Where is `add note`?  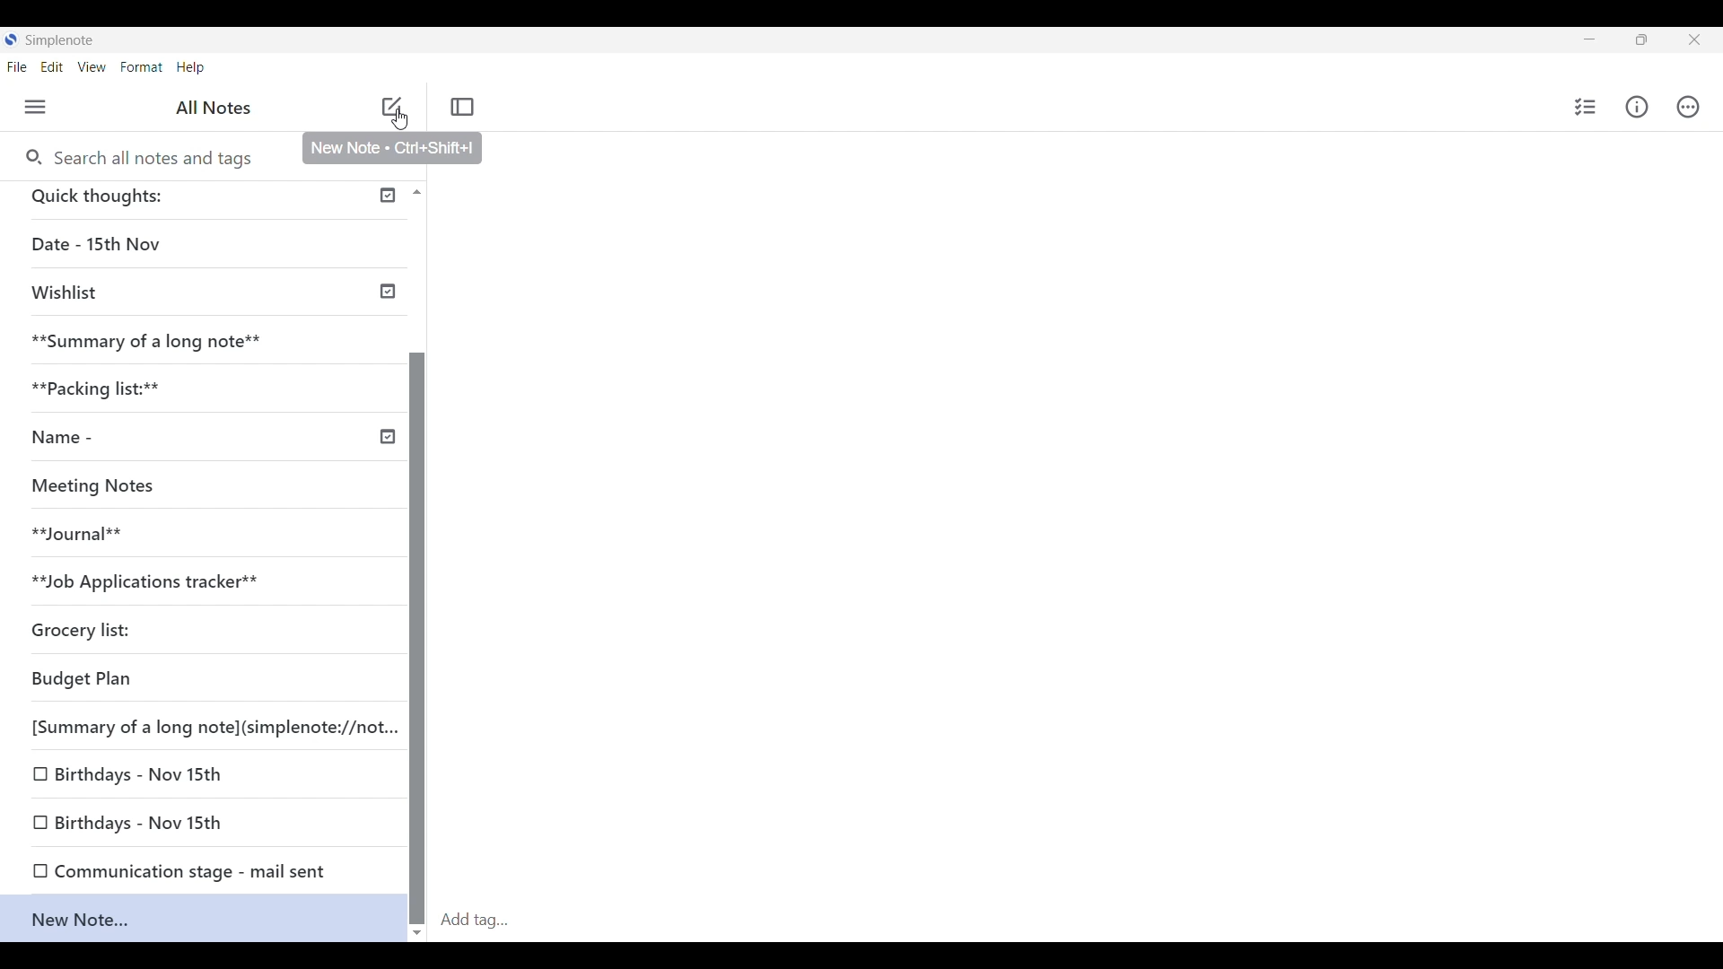
add note is located at coordinates (389, 105).